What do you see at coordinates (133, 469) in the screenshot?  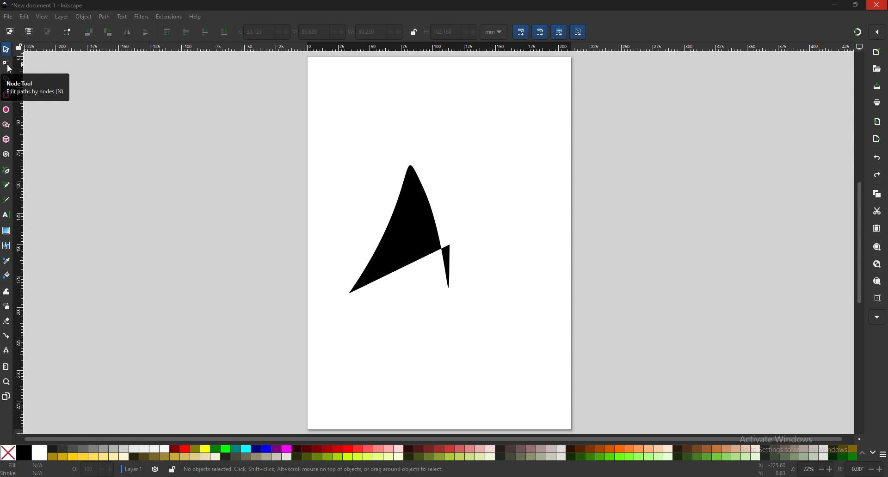 I see `layer` at bounding box center [133, 469].